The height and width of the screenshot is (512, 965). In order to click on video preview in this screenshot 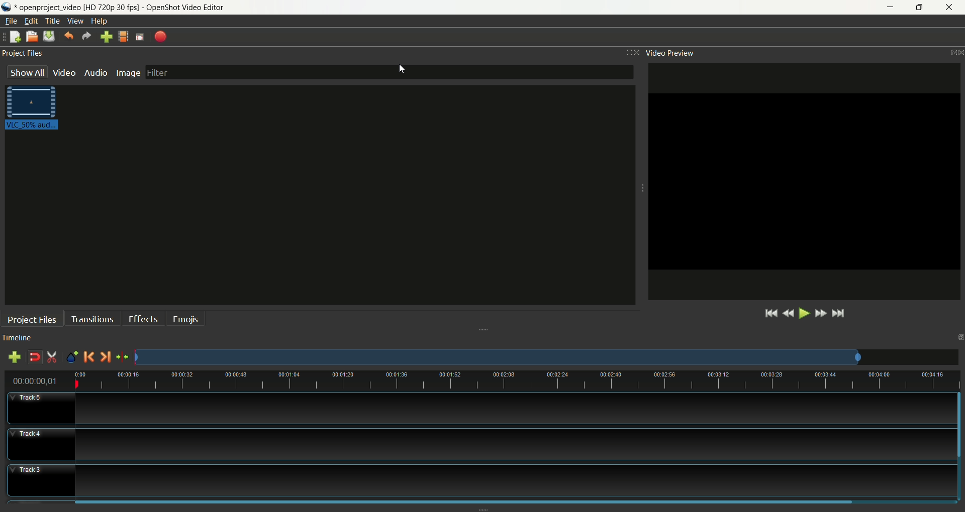, I will do `click(673, 53)`.